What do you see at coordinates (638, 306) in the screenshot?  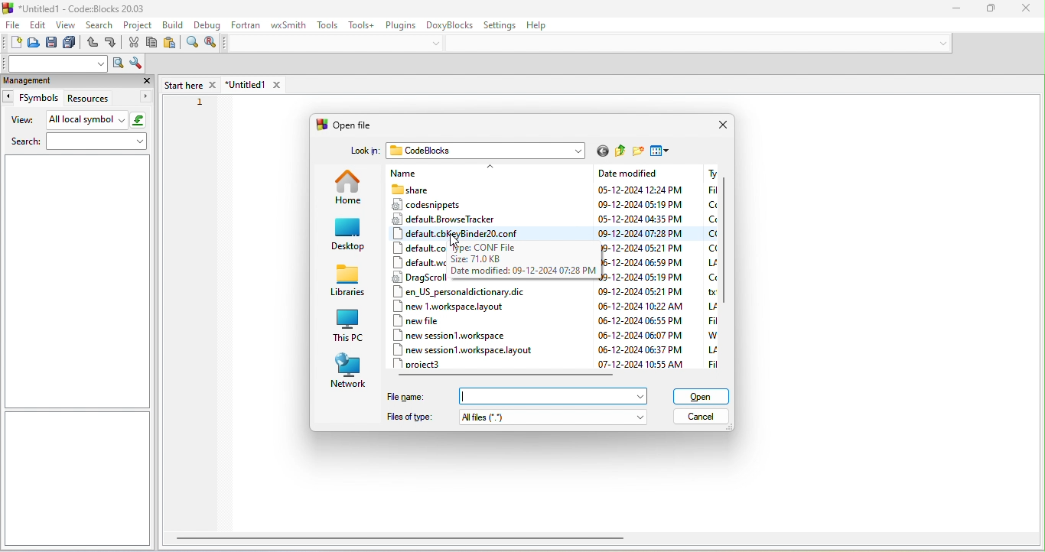 I see `date` at bounding box center [638, 306].